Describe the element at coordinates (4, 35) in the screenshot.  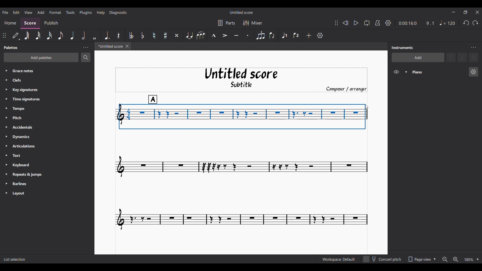
I see `Change position of toolbar attached` at that location.